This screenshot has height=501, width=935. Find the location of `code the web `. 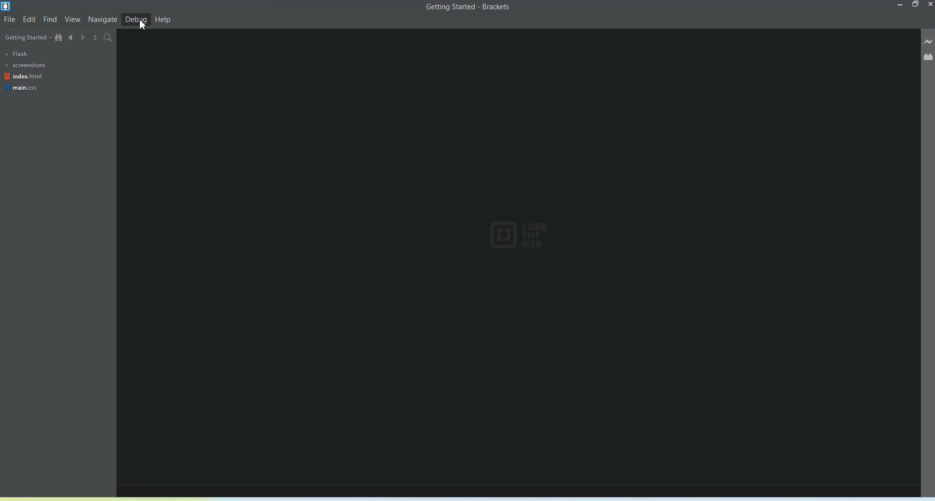

code the web  is located at coordinates (515, 237).